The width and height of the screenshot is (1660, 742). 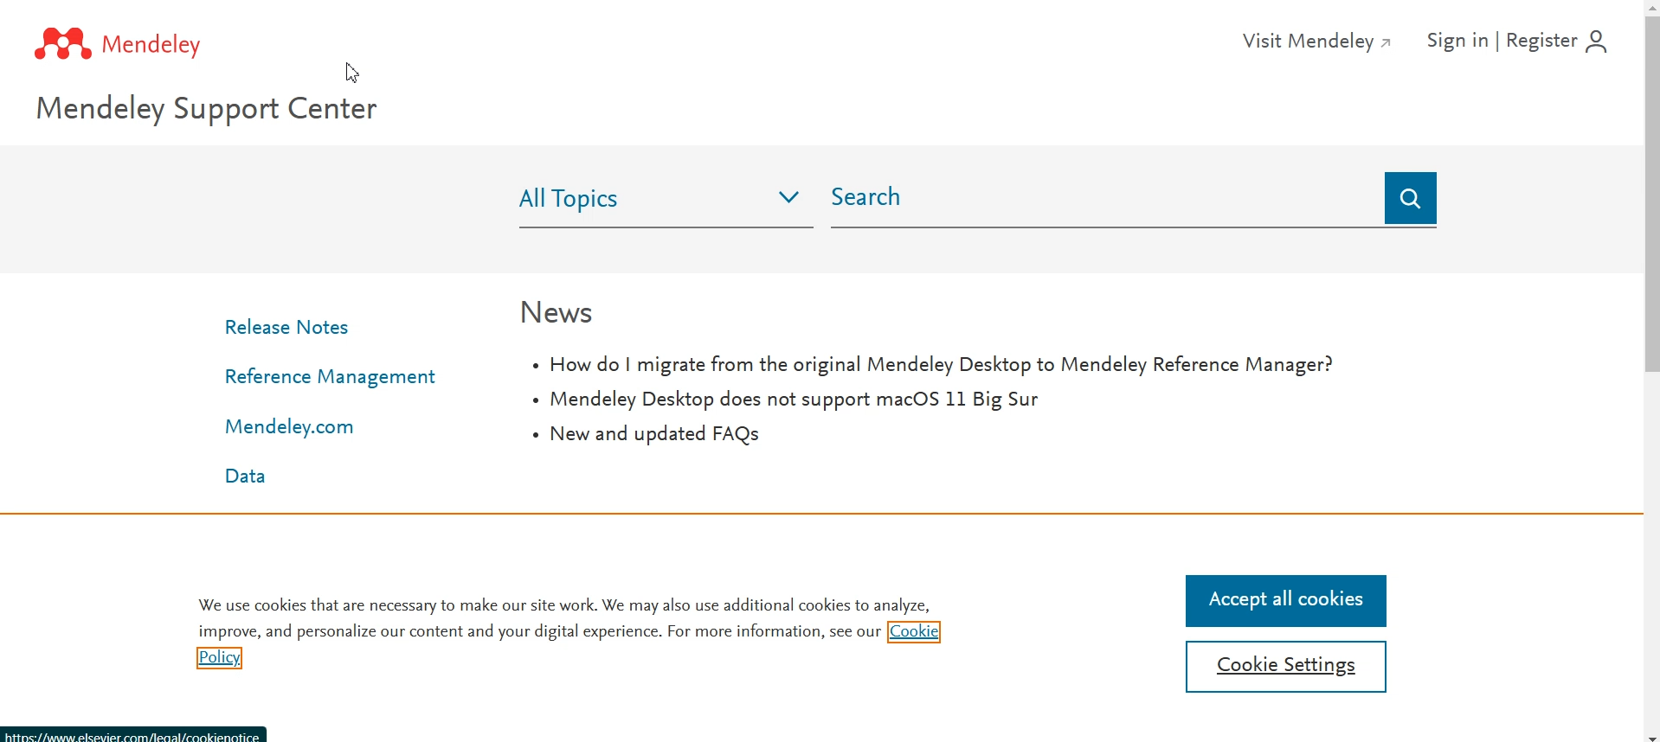 What do you see at coordinates (1650, 371) in the screenshot?
I see `Vertical scroll bar` at bounding box center [1650, 371].